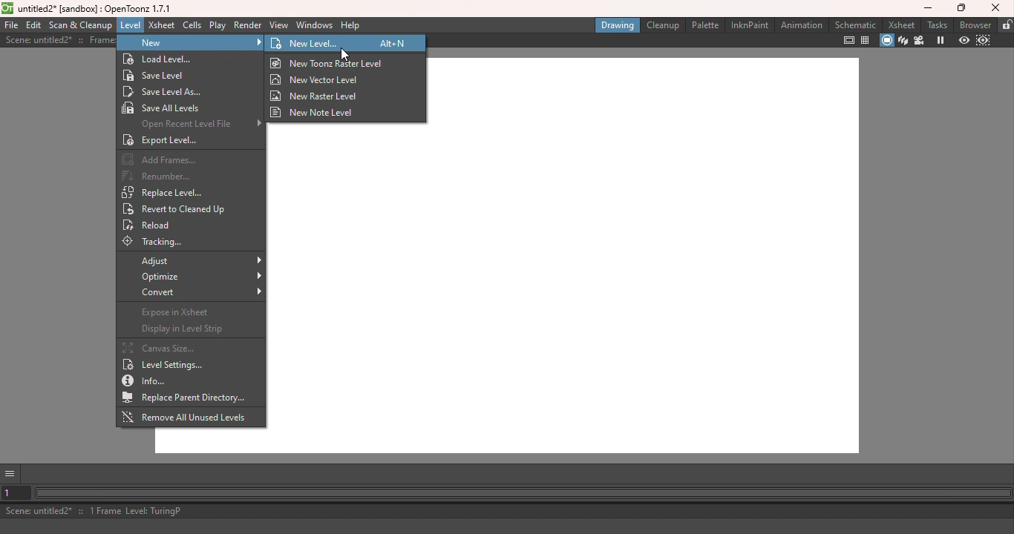  Describe the element at coordinates (161, 159) in the screenshot. I see `Add frames` at that location.